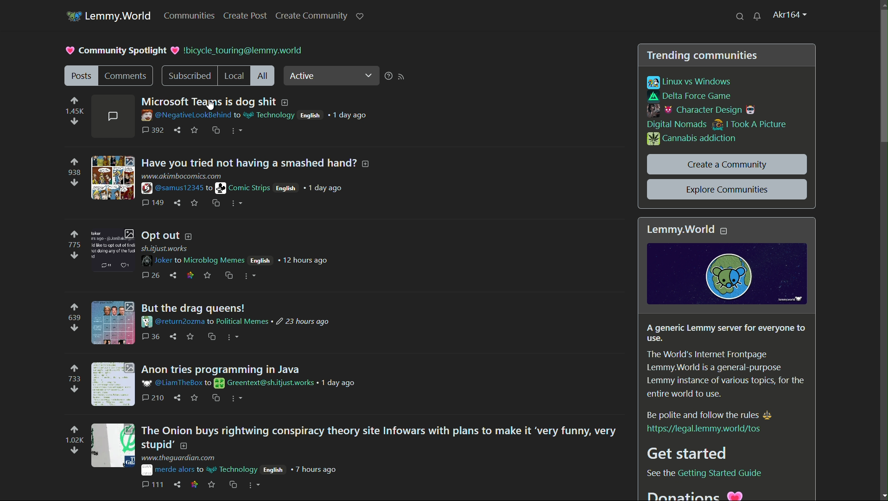 This screenshot has width=888, height=501. What do you see at coordinates (74, 328) in the screenshot?
I see `downvote` at bounding box center [74, 328].